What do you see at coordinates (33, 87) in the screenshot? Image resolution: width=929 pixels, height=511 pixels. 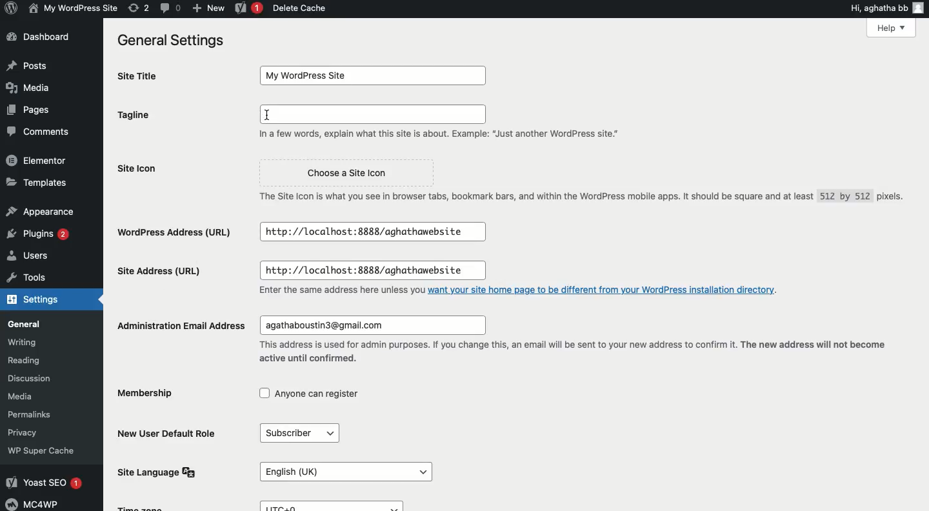 I see `Media` at bounding box center [33, 87].